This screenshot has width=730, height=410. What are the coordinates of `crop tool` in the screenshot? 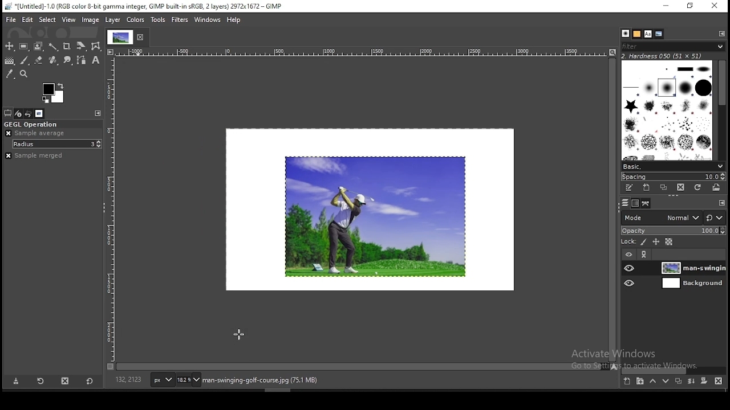 It's located at (82, 47).